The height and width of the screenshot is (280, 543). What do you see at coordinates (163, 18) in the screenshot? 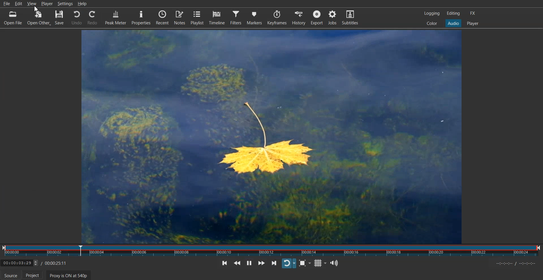
I see `Recent` at bounding box center [163, 18].